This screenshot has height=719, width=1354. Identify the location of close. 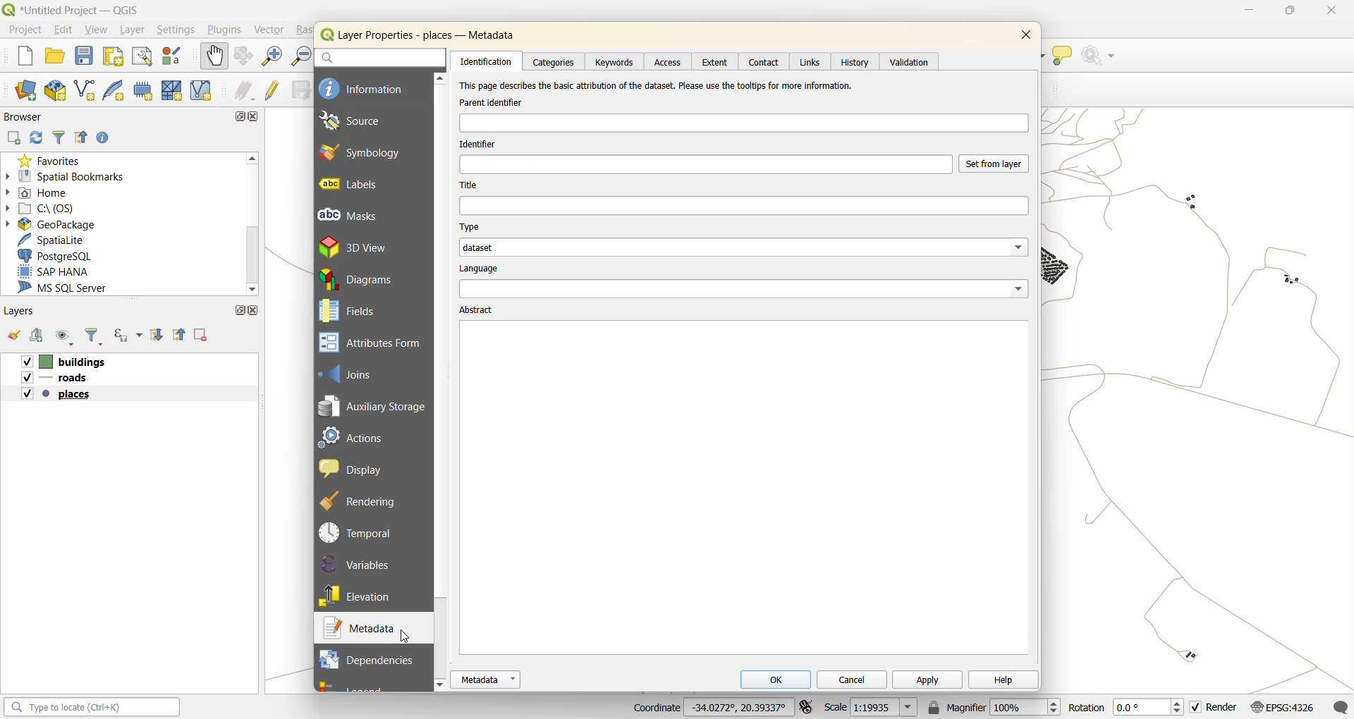
(256, 310).